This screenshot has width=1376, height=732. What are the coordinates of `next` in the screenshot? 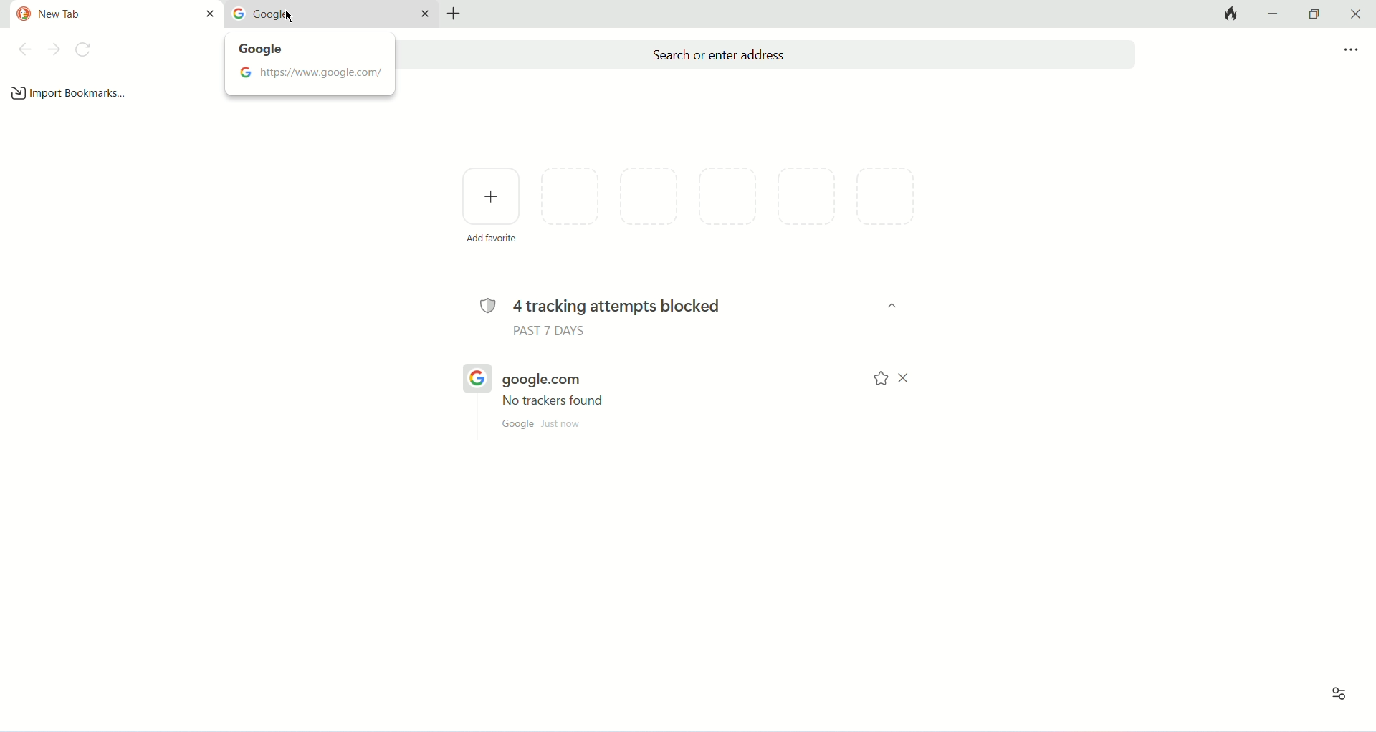 It's located at (52, 50).